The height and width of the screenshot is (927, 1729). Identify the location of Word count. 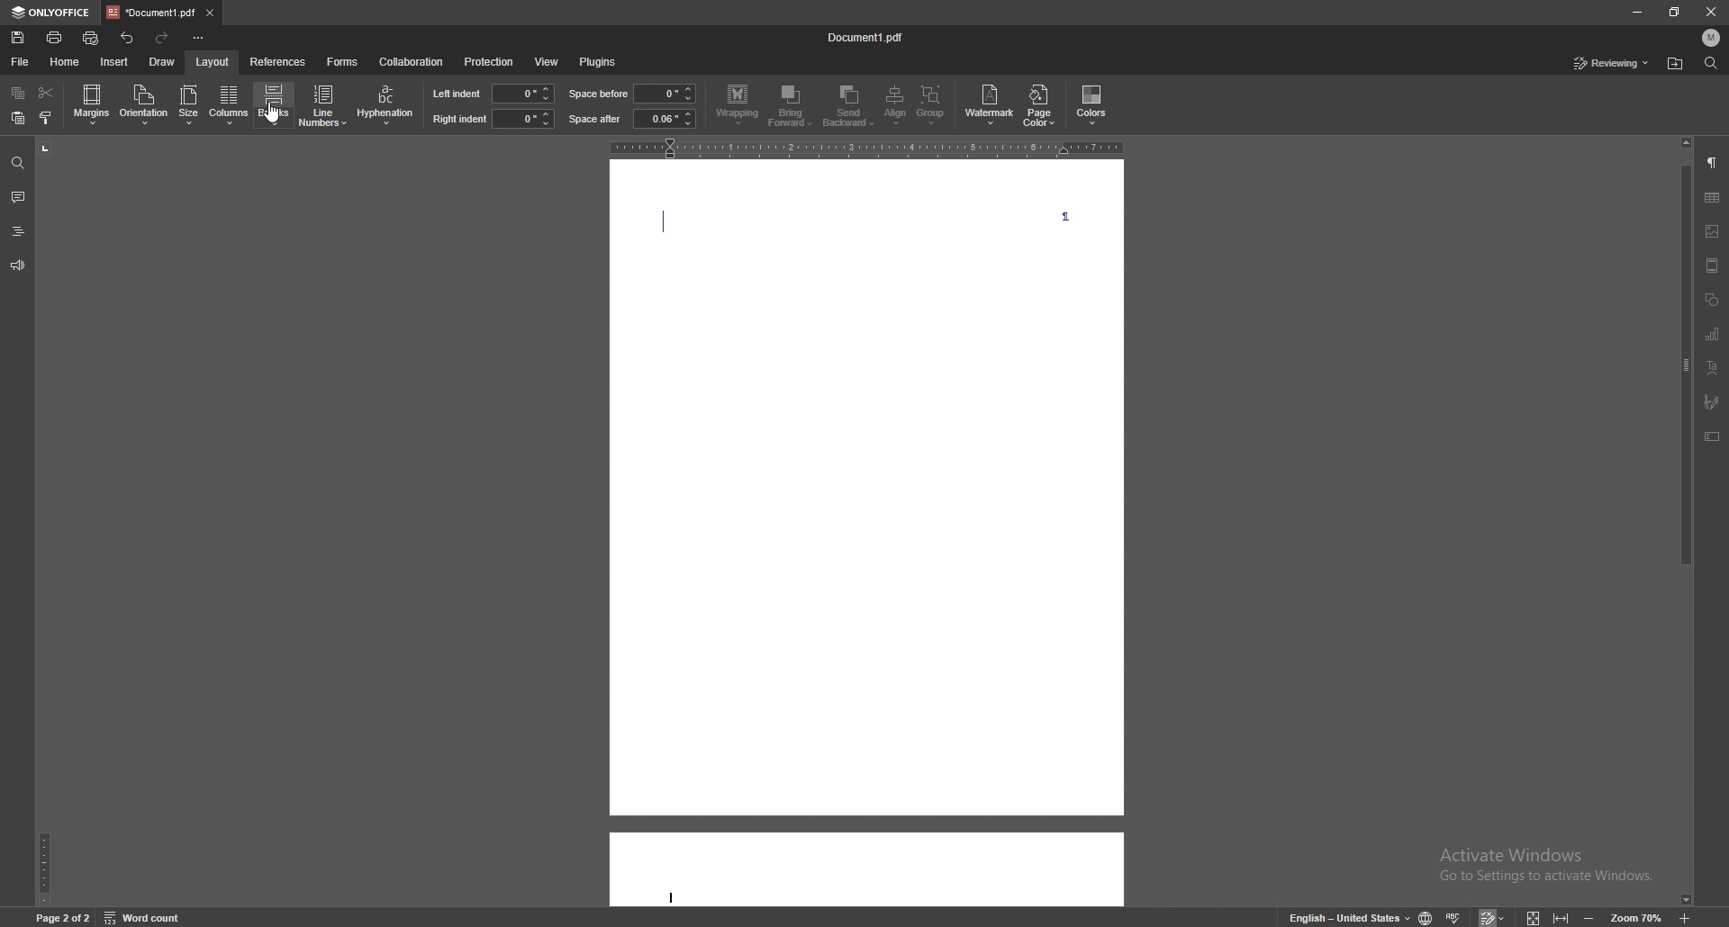
(155, 917).